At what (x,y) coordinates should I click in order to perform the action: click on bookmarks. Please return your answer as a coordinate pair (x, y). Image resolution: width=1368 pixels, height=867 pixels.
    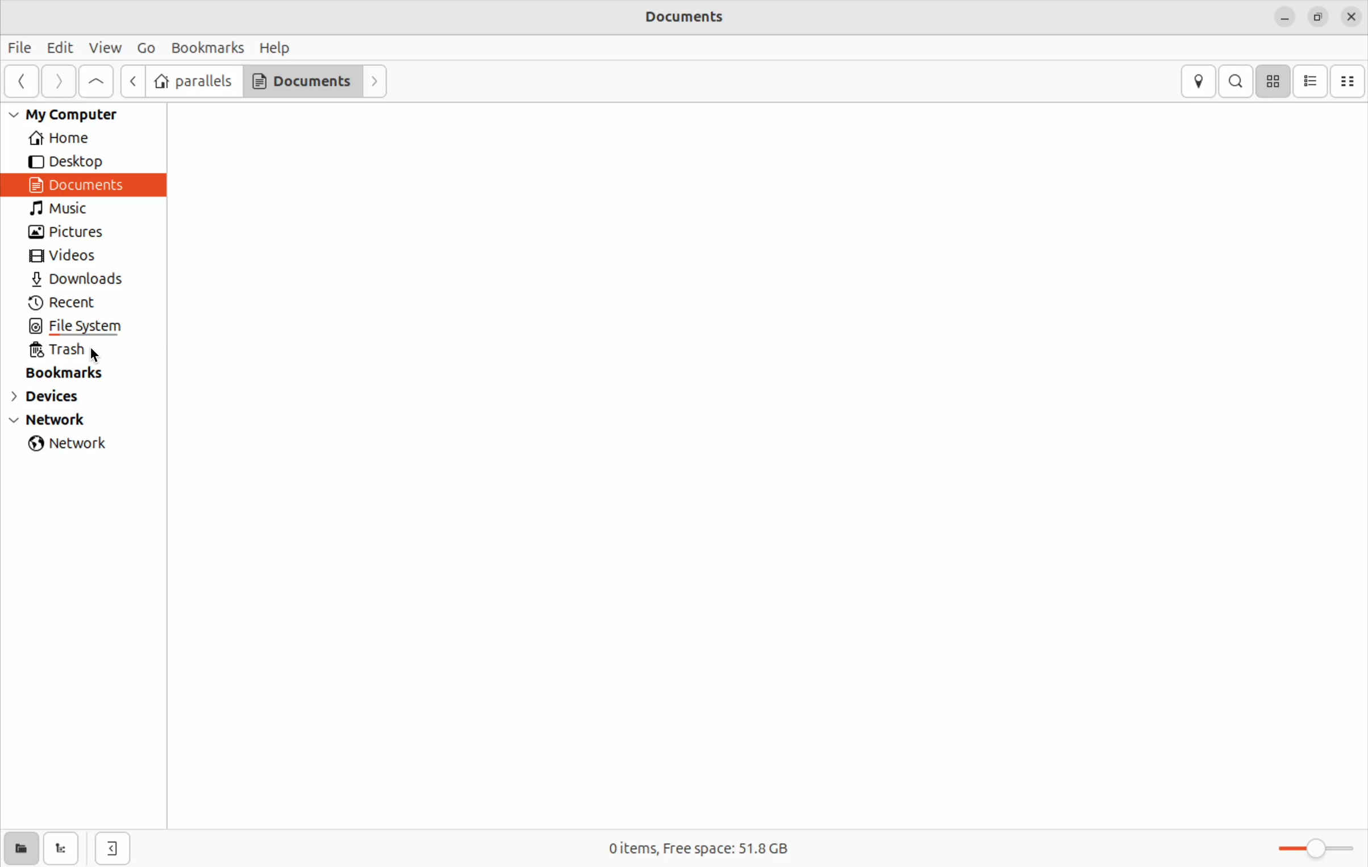
    Looking at the image, I should click on (74, 372).